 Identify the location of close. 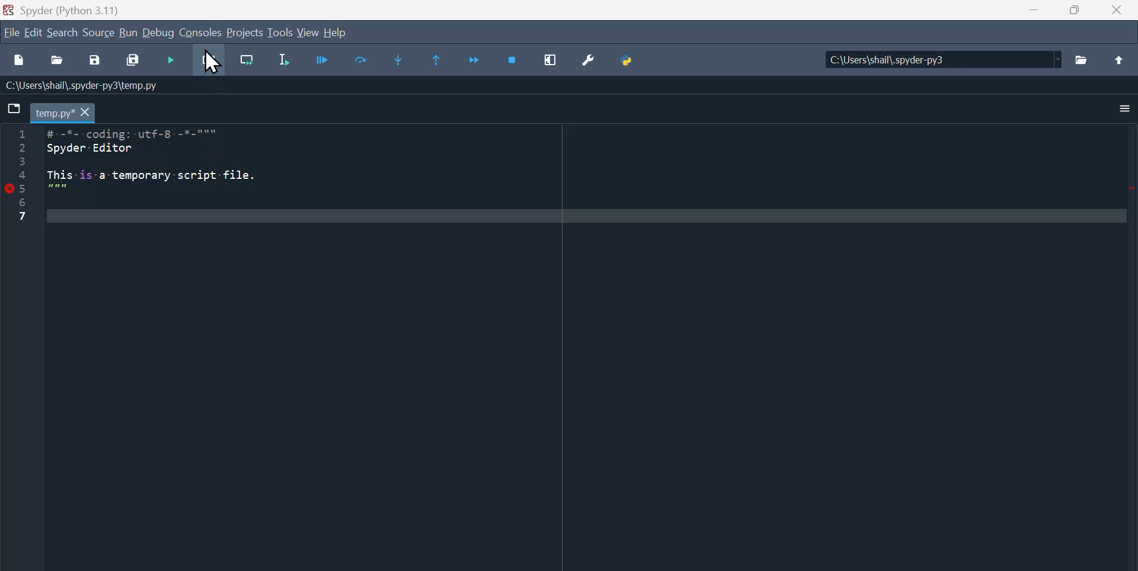
(1120, 11).